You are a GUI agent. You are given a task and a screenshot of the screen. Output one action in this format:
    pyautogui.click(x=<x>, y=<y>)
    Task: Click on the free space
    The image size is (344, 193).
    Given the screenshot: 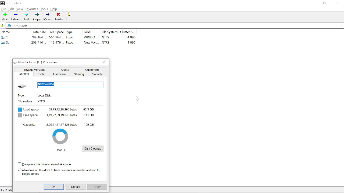 What is the action you would take?
    pyautogui.click(x=56, y=32)
    